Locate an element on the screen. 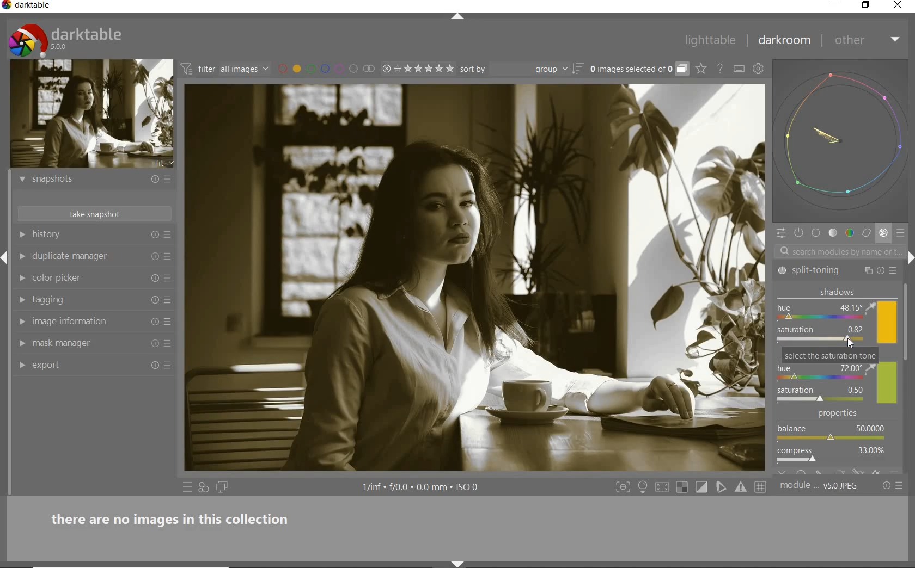 This screenshot has height=568, width=915. expand/collapse is located at coordinates (462, 17).